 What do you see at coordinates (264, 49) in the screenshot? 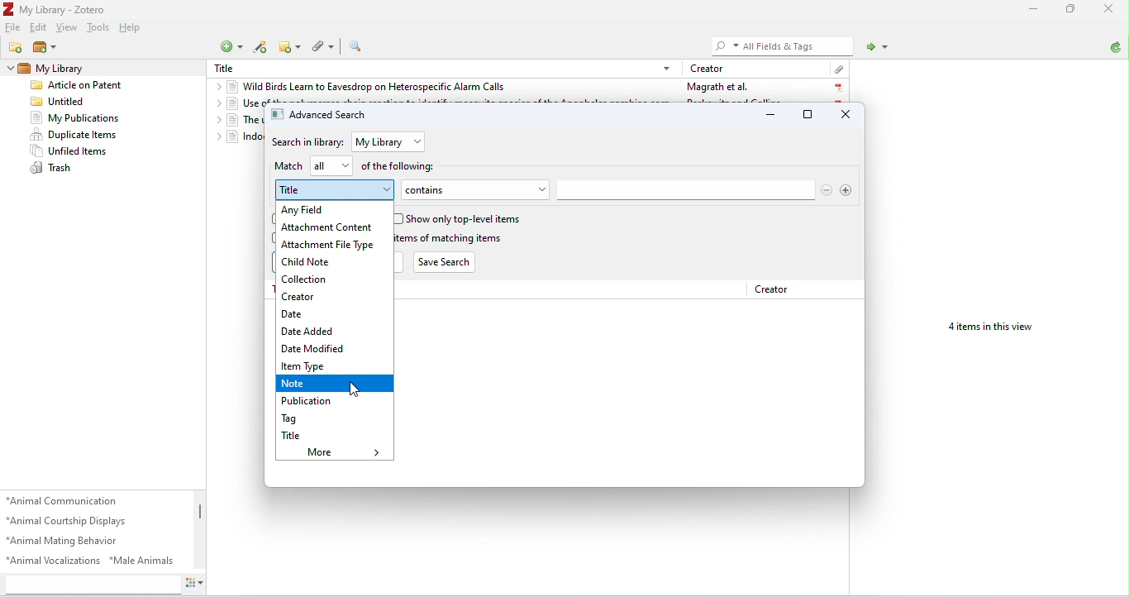
I see `add items by identifier` at bounding box center [264, 49].